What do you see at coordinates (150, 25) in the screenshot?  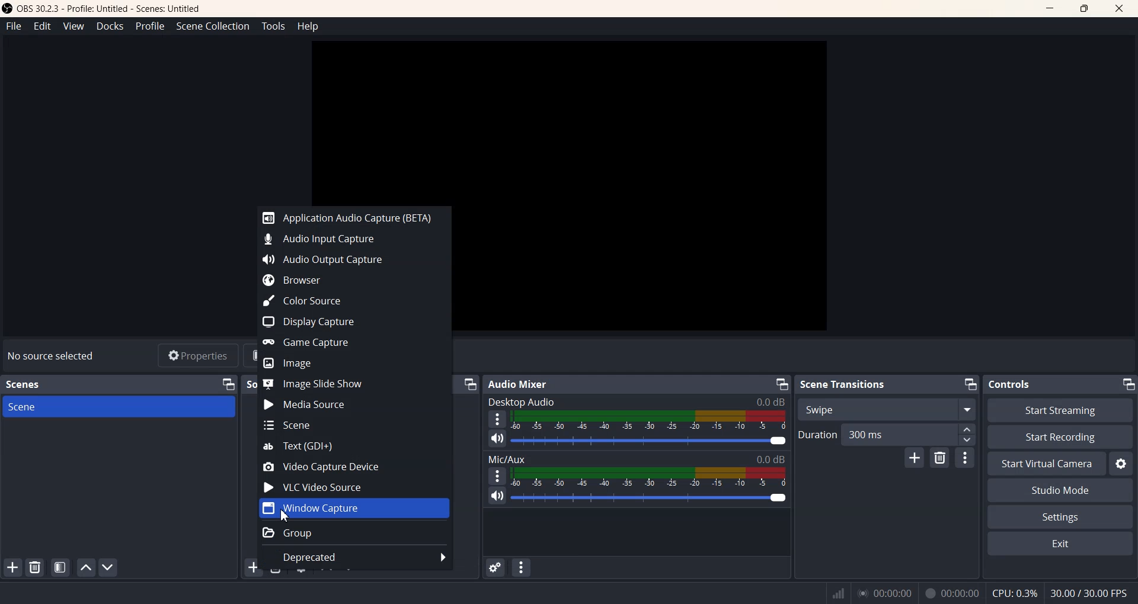 I see `Profile` at bounding box center [150, 25].